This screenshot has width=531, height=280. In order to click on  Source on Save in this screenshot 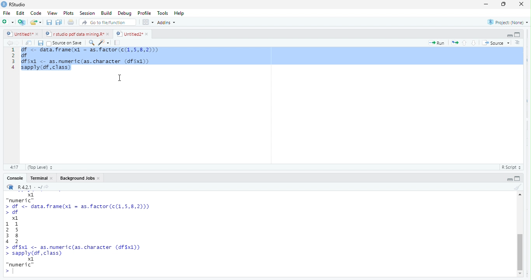, I will do `click(66, 43)`.